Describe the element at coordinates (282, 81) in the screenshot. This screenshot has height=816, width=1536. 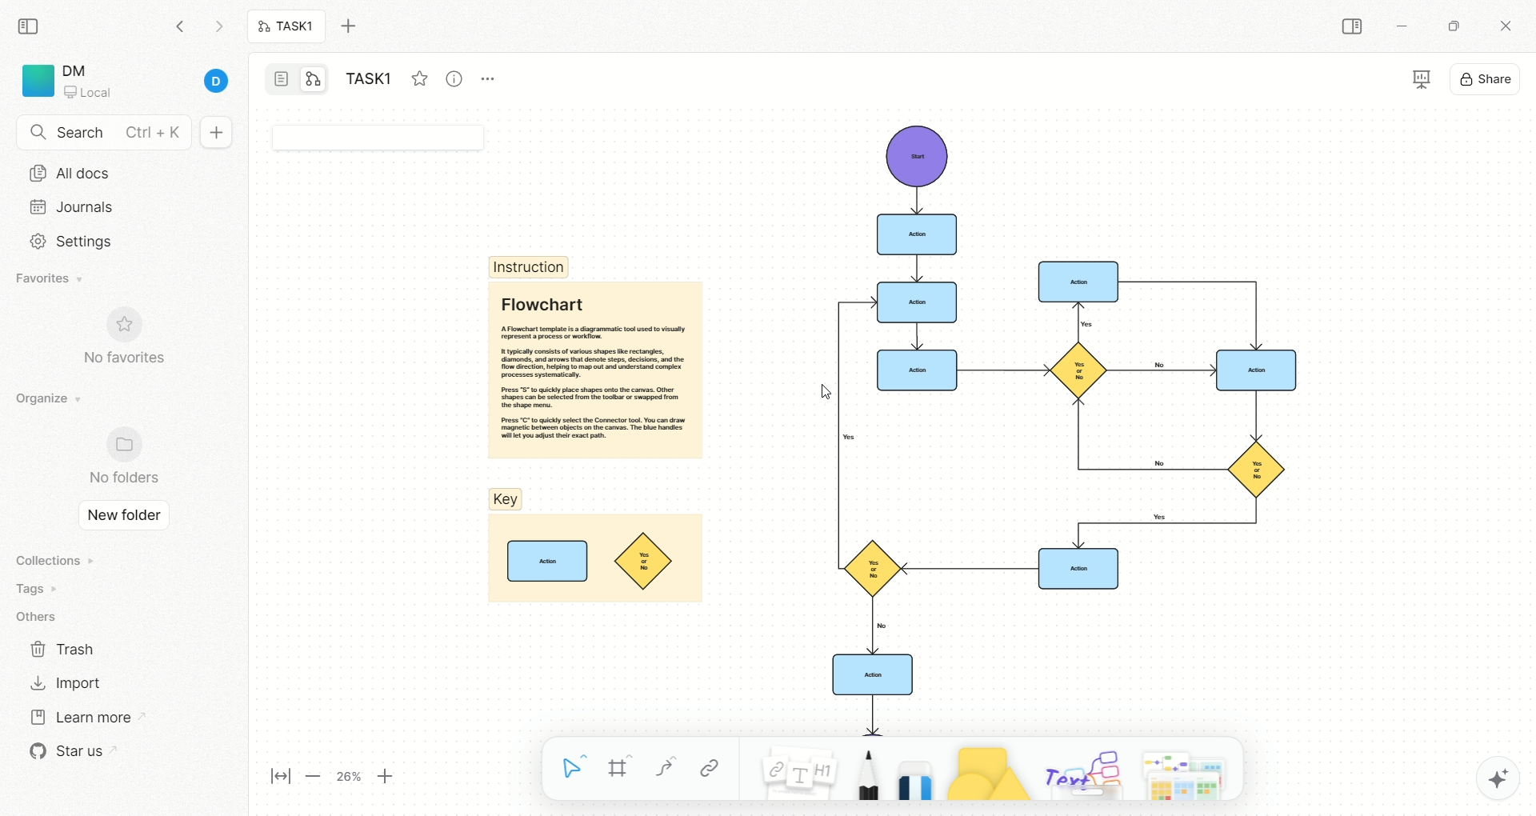
I see `page mode` at that location.